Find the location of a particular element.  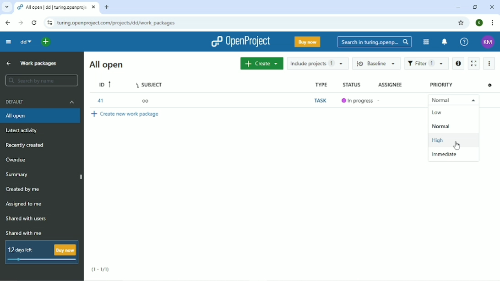

Collapse project menu is located at coordinates (9, 42).